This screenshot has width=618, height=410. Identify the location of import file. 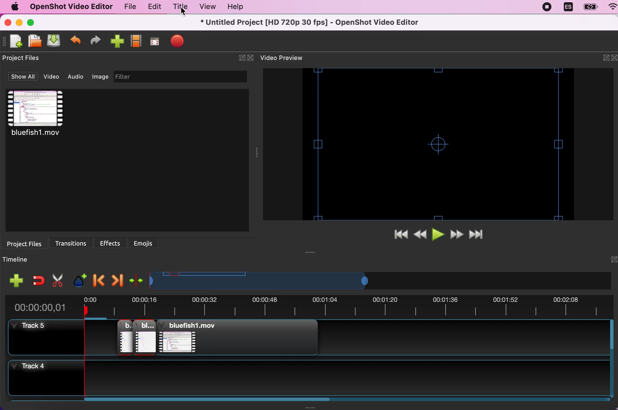
(116, 42).